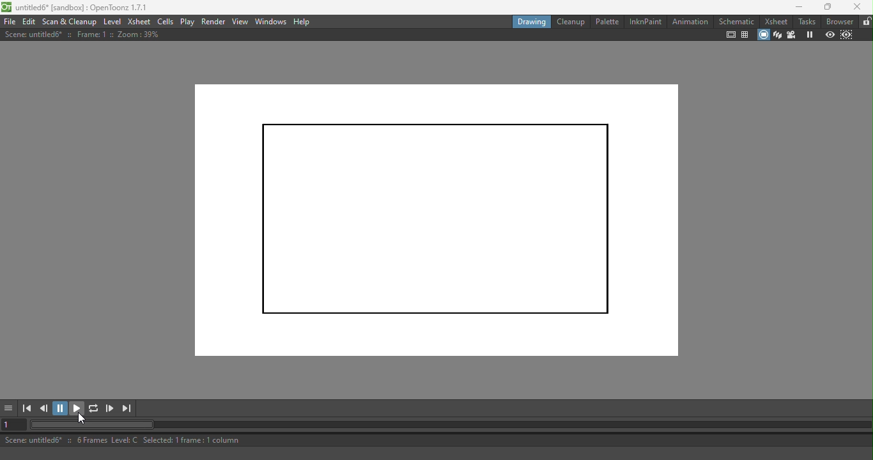  I want to click on Browser , so click(838, 22).